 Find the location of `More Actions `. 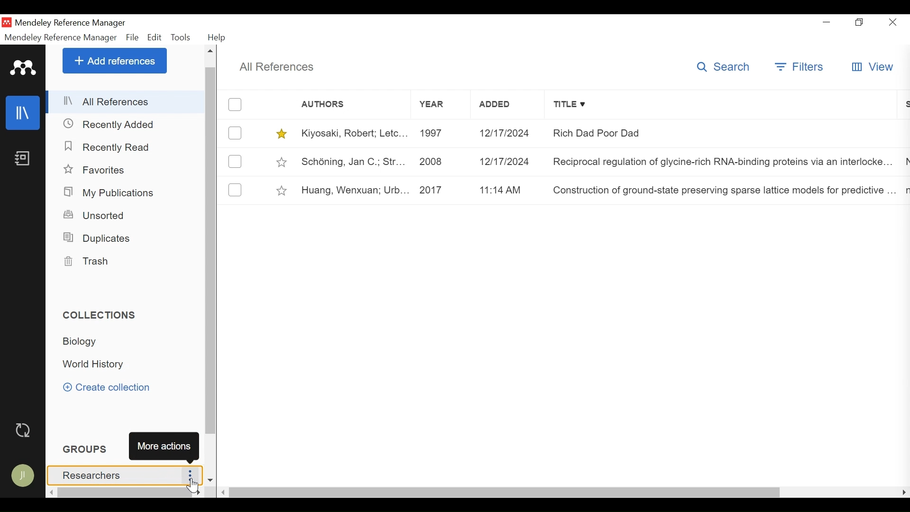

More Actions  is located at coordinates (164, 446).